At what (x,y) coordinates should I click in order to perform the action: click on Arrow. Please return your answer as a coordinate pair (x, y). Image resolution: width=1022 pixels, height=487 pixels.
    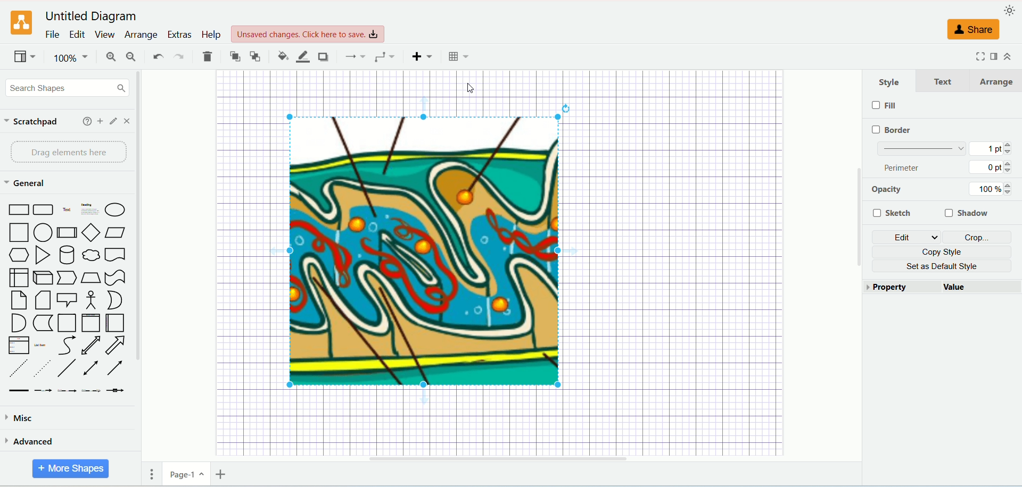
    Looking at the image, I should click on (116, 347).